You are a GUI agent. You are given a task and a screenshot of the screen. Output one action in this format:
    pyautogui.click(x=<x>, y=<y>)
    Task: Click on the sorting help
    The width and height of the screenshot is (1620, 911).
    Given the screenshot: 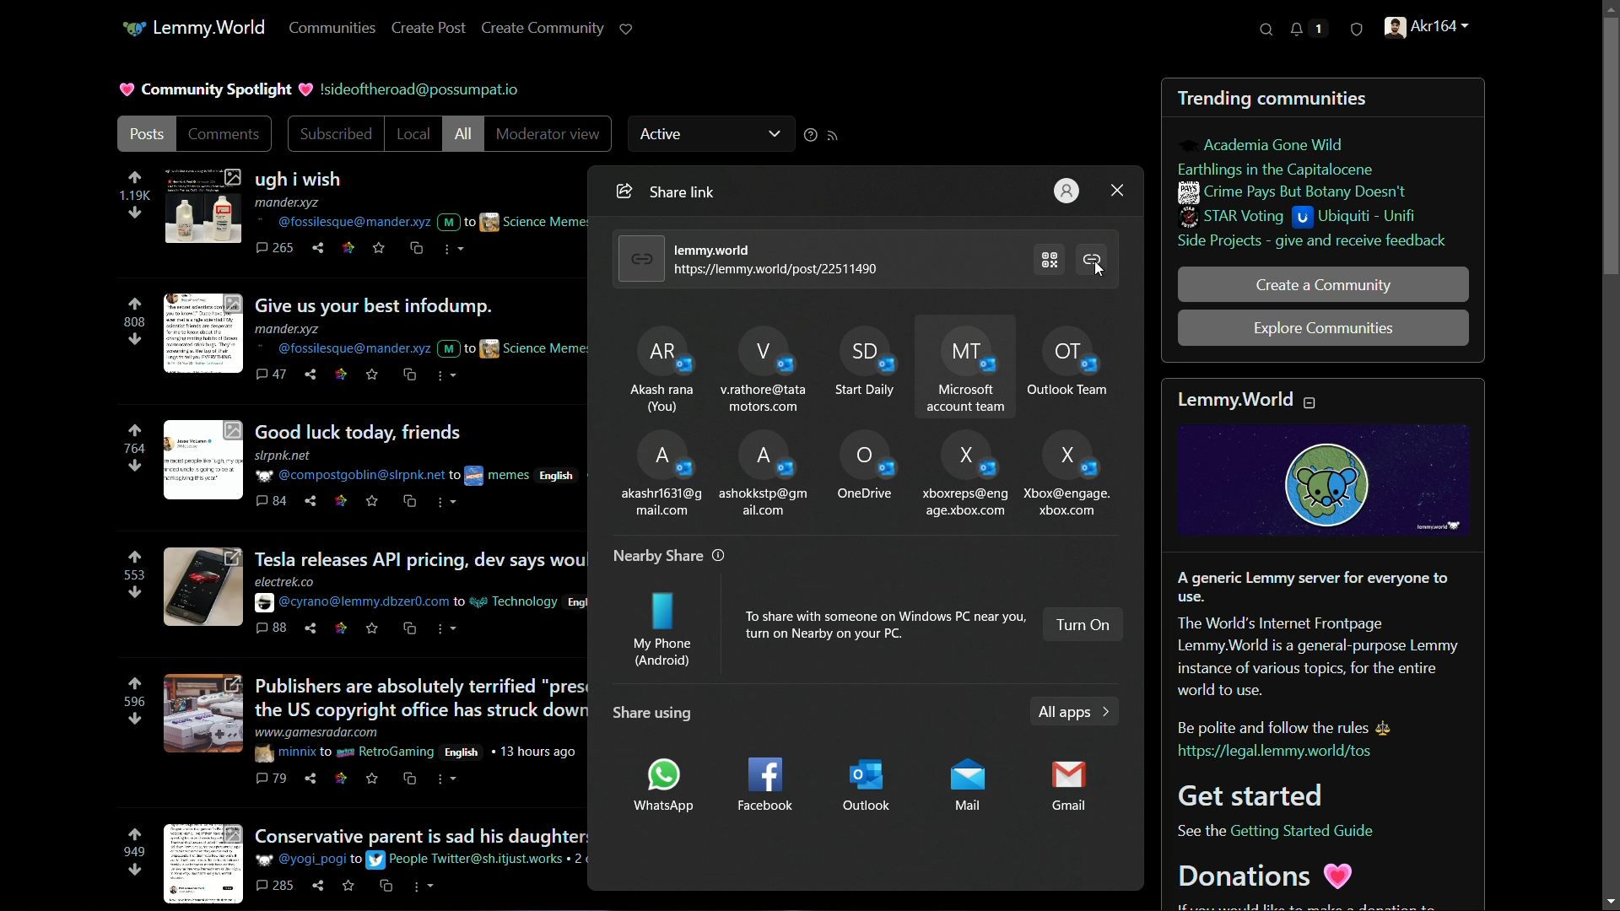 What is the action you would take?
    pyautogui.click(x=808, y=137)
    